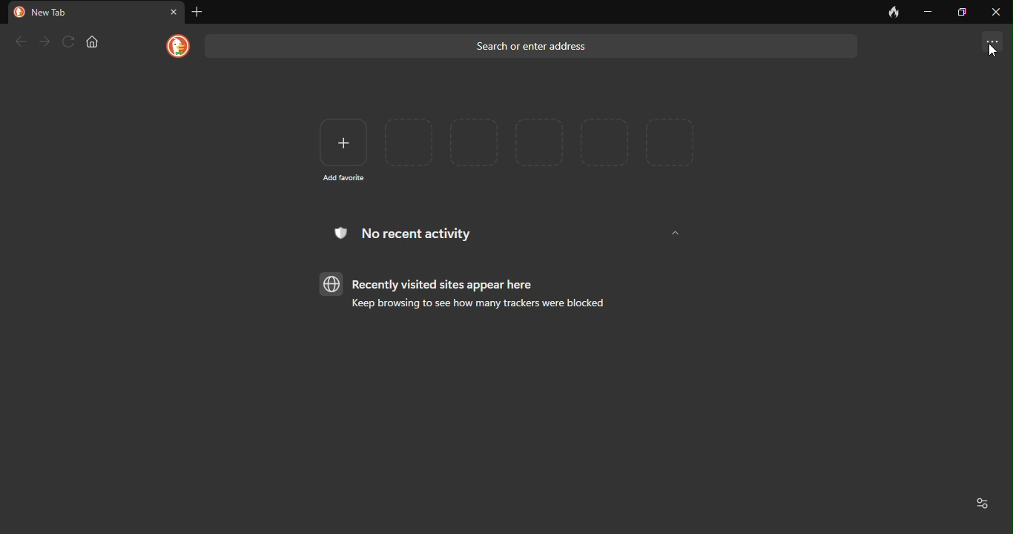 This screenshot has height=534, width=1013. I want to click on back, so click(19, 42).